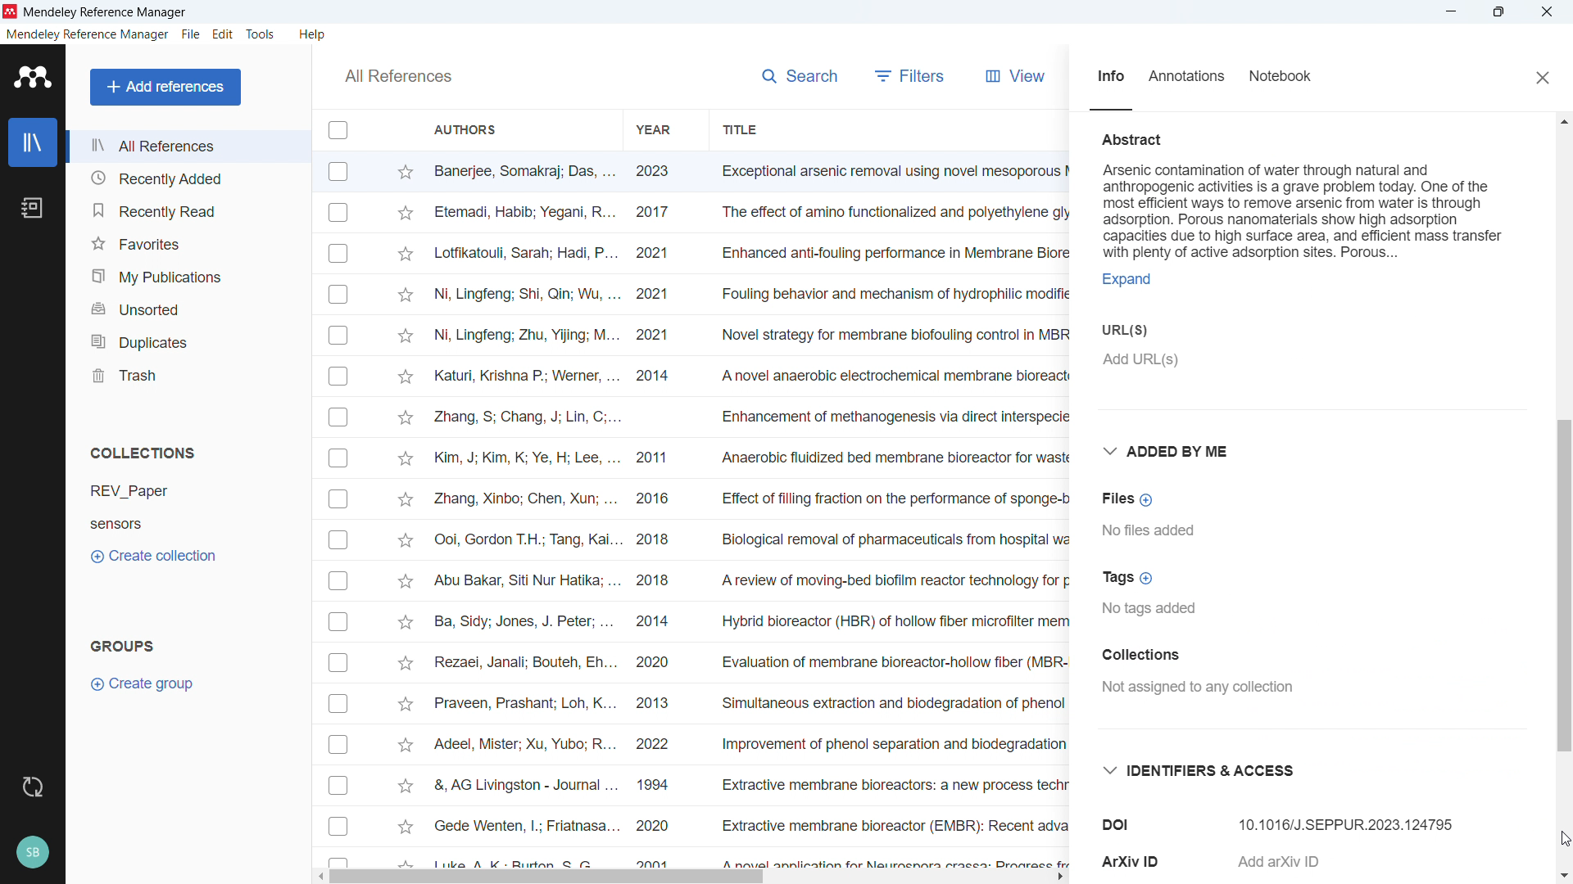 The image size is (1573, 884). Describe the element at coordinates (892, 252) in the screenshot. I see `enhanced anti fouling performance in membrane bioreactors using novel ` at that location.